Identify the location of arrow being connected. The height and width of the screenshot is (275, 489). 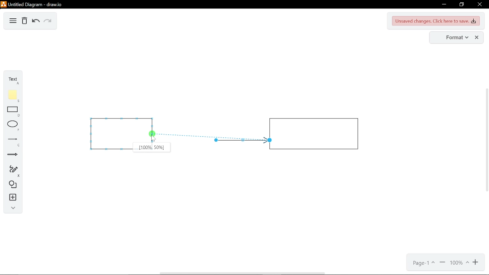
(181, 134).